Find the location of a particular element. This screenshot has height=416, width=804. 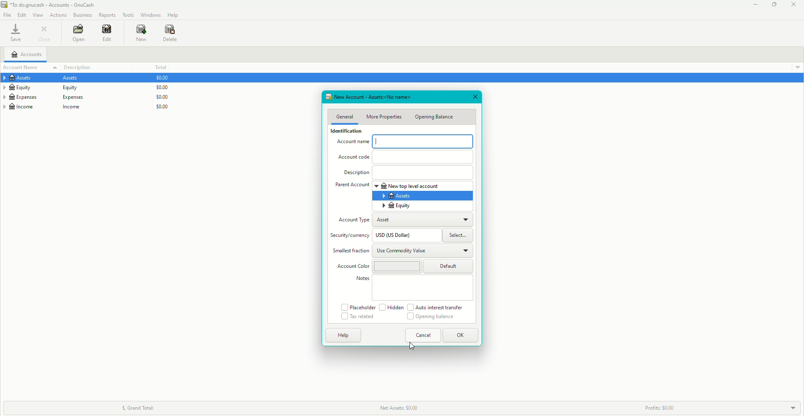

Typing box for account code is located at coordinates (424, 156).